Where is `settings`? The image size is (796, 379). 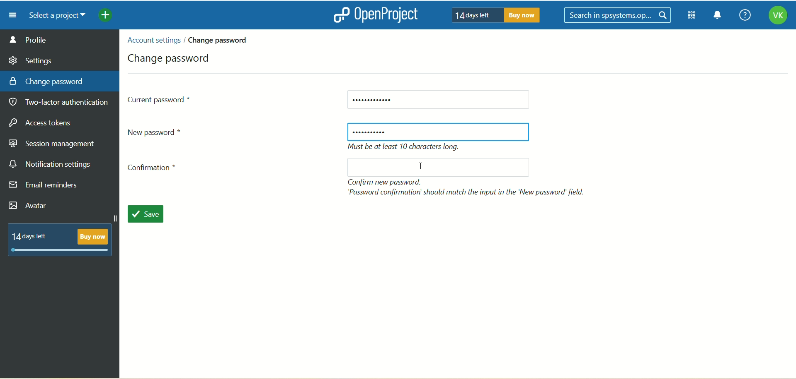
settings is located at coordinates (31, 59).